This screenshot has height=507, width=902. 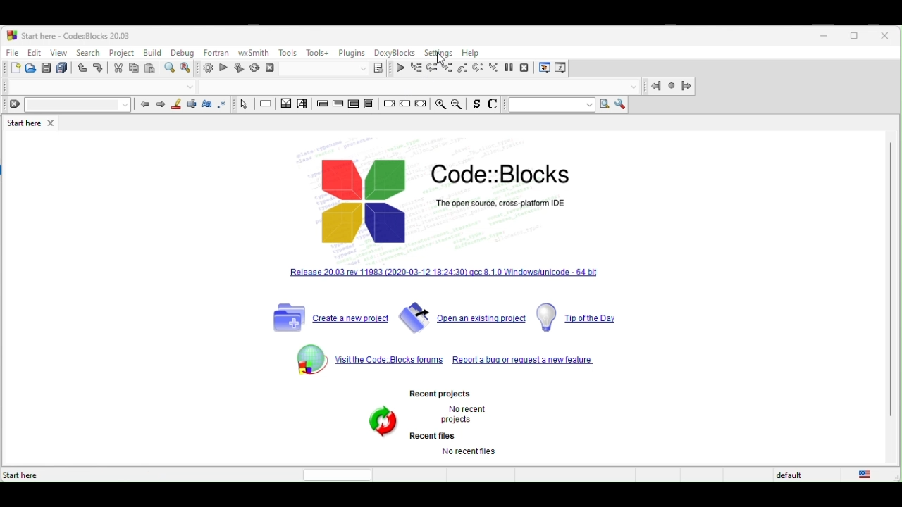 I want to click on entry, so click(x=323, y=104).